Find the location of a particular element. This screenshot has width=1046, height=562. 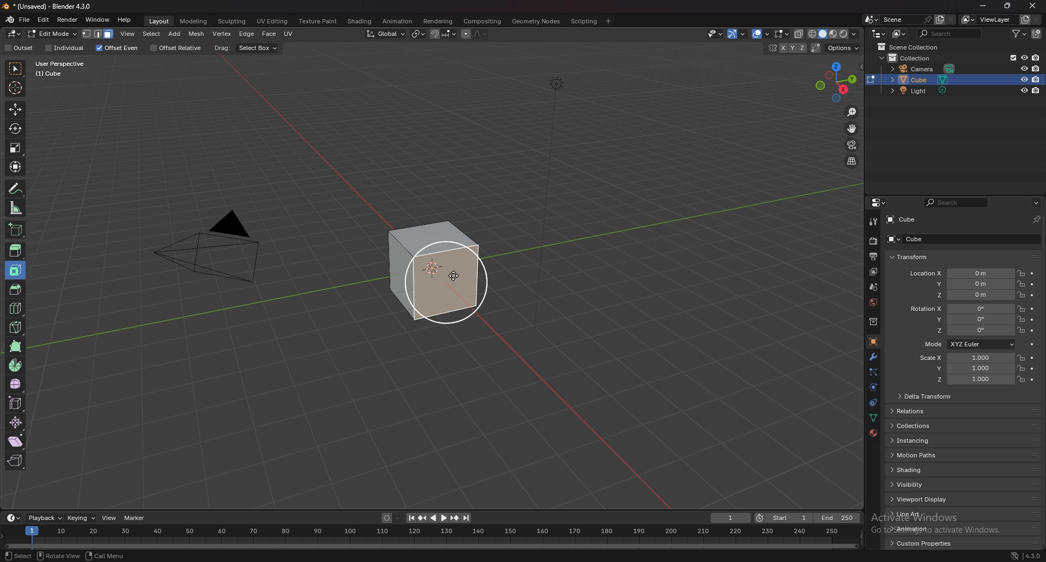

lock is located at coordinates (1021, 379).